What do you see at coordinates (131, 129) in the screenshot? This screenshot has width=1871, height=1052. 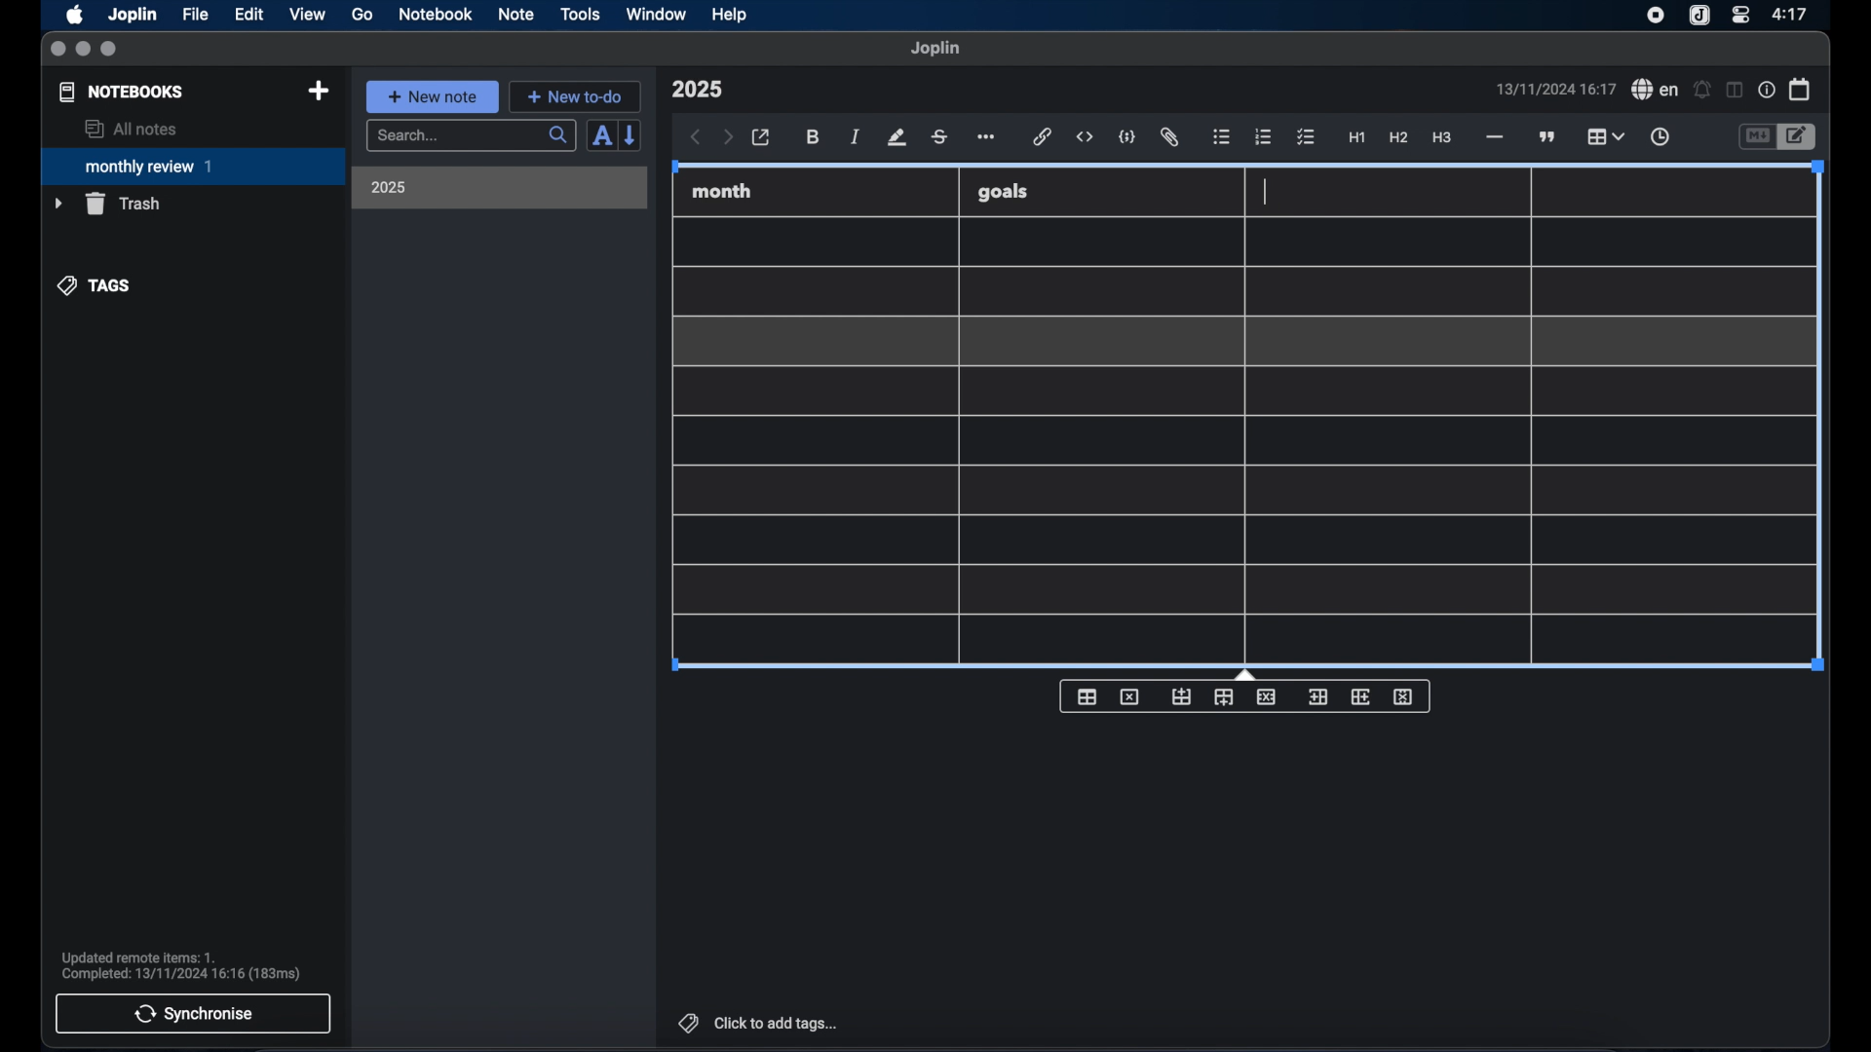 I see `all notes` at bounding box center [131, 129].